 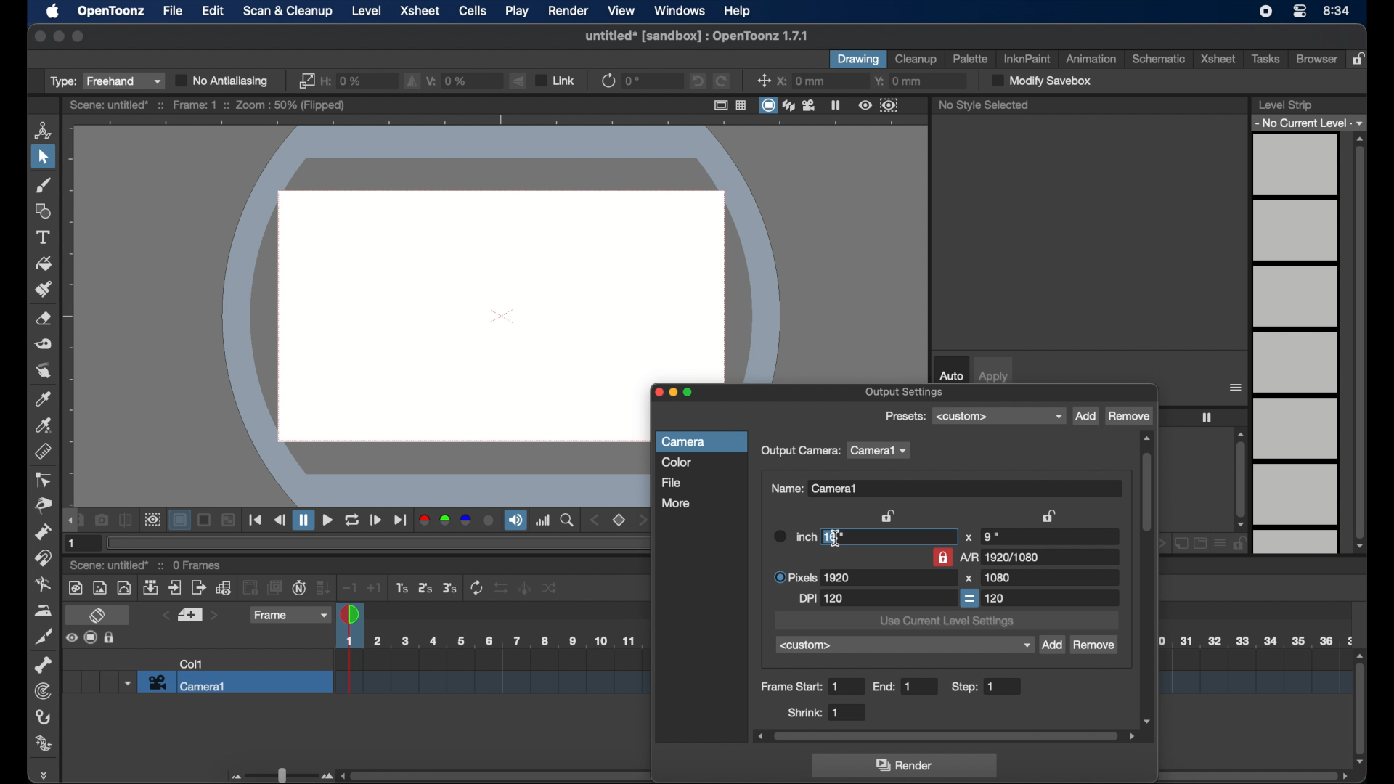 What do you see at coordinates (621, 9) in the screenshot?
I see `view` at bounding box center [621, 9].